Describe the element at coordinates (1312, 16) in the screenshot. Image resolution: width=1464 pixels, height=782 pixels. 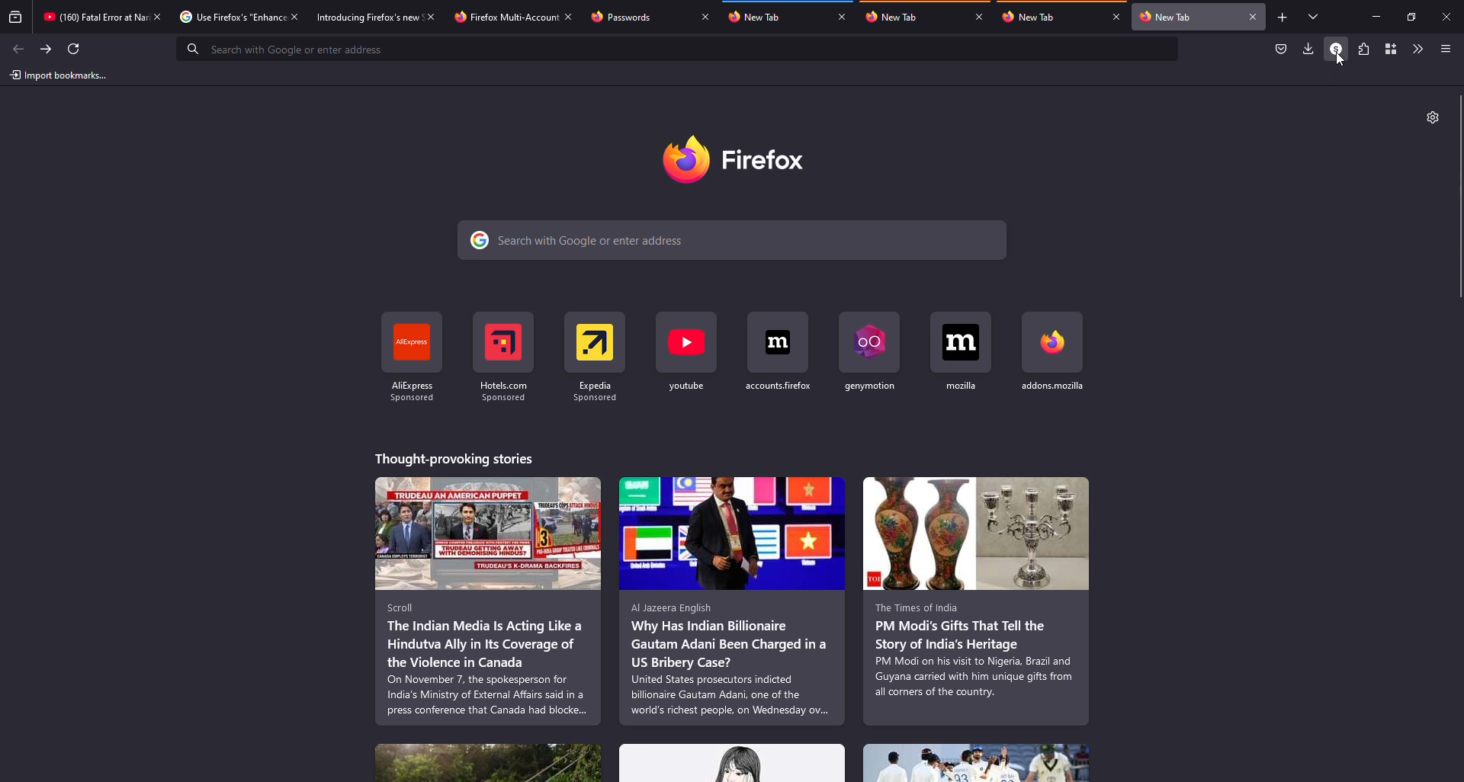
I see `tabs` at that location.